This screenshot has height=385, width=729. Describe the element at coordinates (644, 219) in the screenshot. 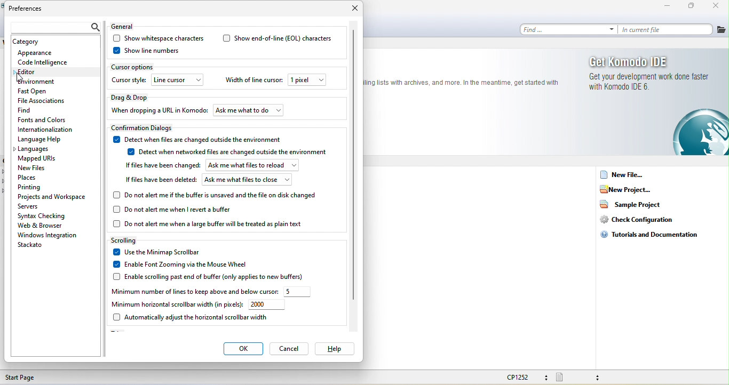

I see `check configuration` at that location.